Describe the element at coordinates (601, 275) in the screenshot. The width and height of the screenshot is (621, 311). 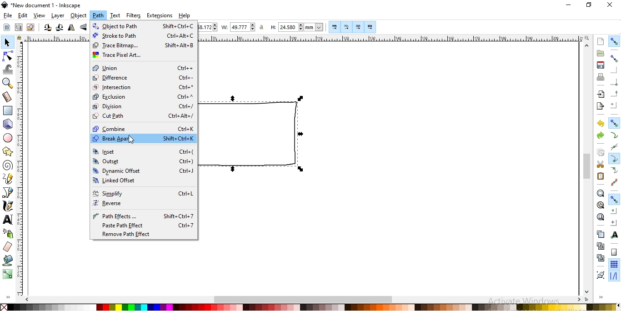
I see `group objects` at that location.